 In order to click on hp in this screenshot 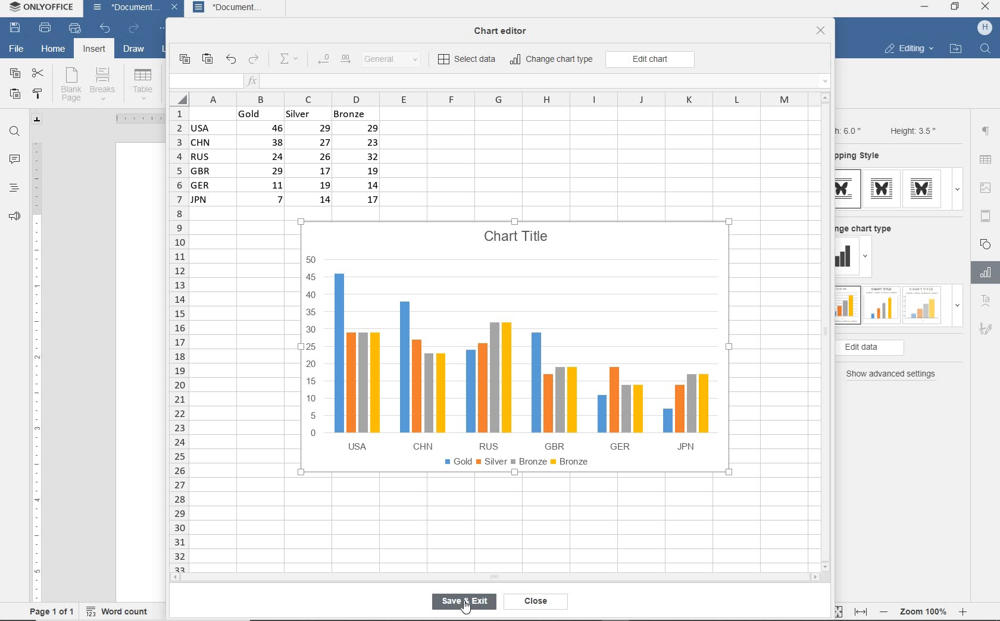, I will do `click(985, 28)`.